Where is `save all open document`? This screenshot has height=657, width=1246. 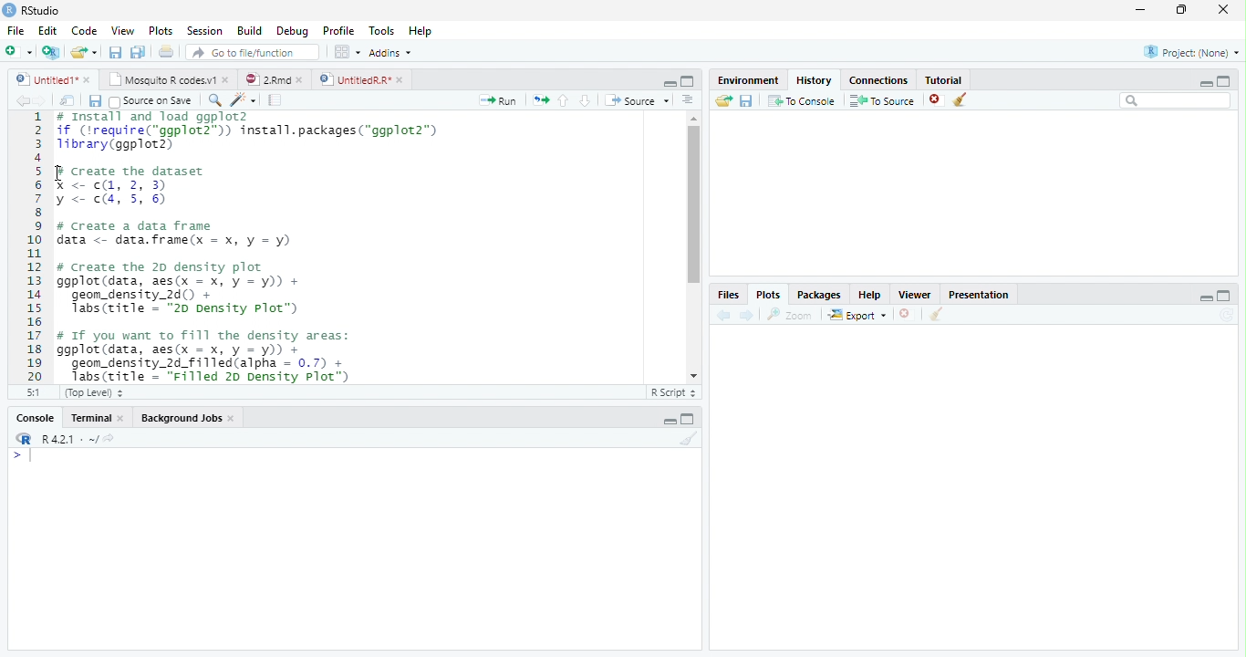 save all open document is located at coordinates (138, 51).